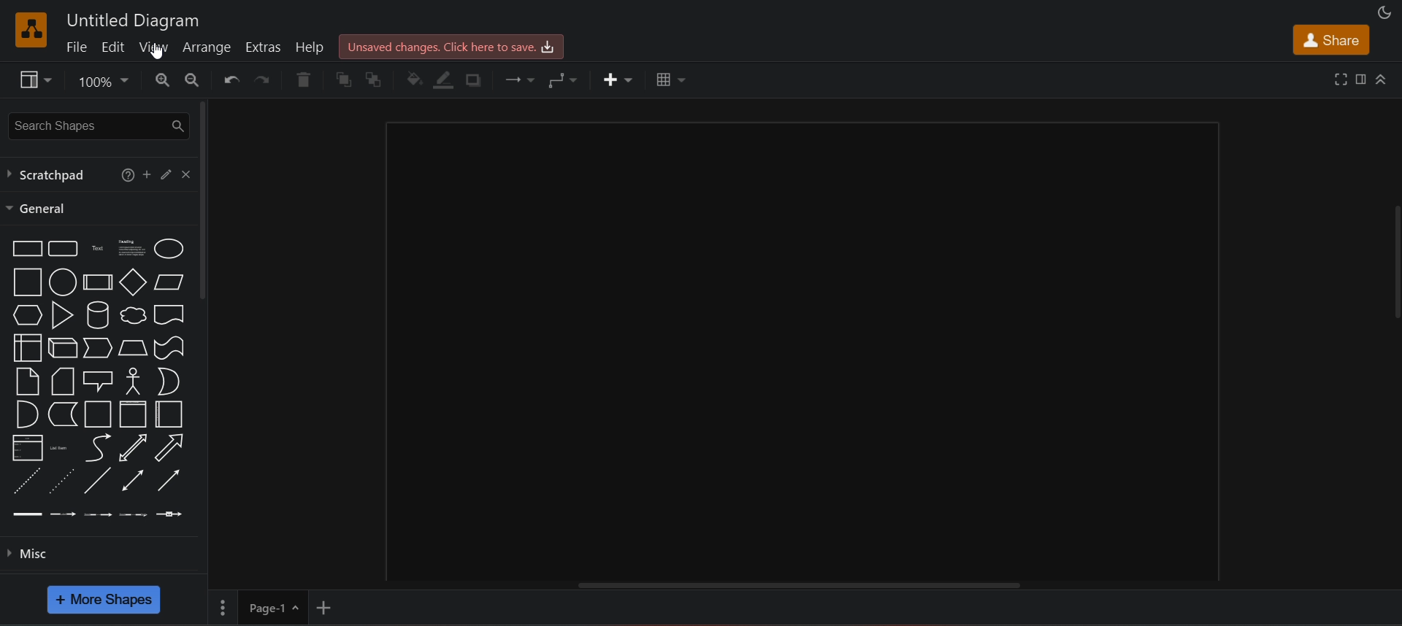  Describe the element at coordinates (155, 47) in the screenshot. I see `view` at that location.